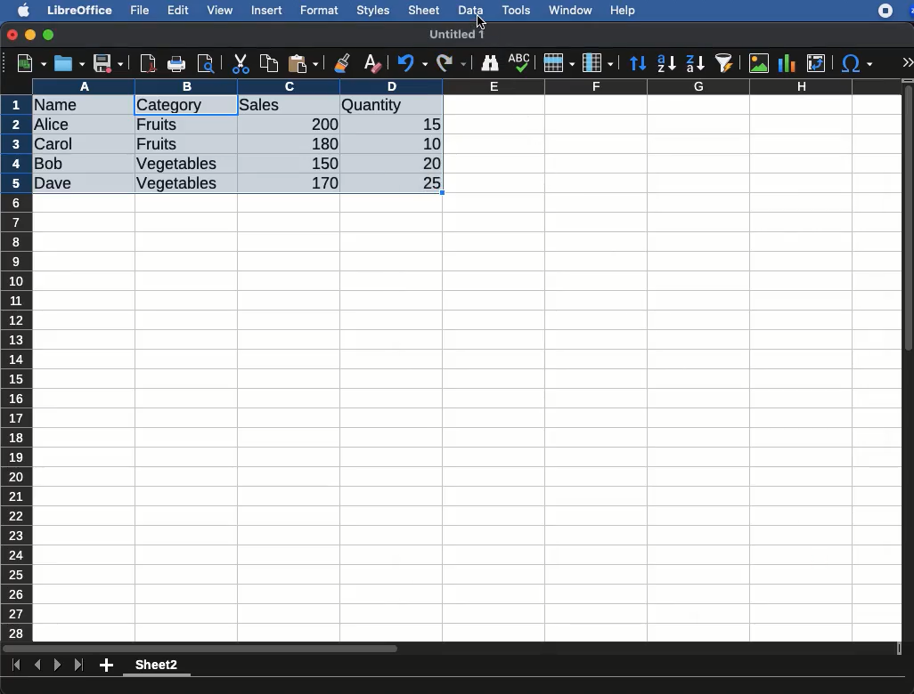 The height and width of the screenshot is (694, 914). What do you see at coordinates (425, 182) in the screenshot?
I see `25` at bounding box center [425, 182].